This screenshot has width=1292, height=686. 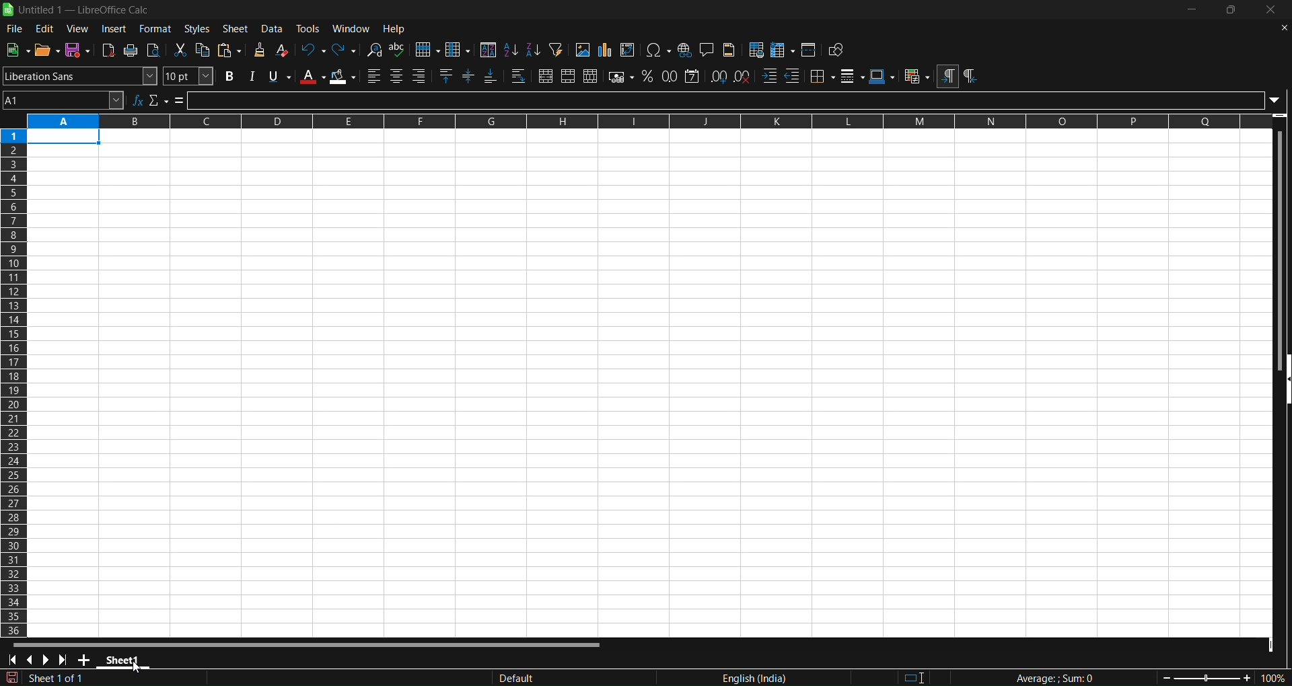 I want to click on freeze rows and columns, so click(x=783, y=50).